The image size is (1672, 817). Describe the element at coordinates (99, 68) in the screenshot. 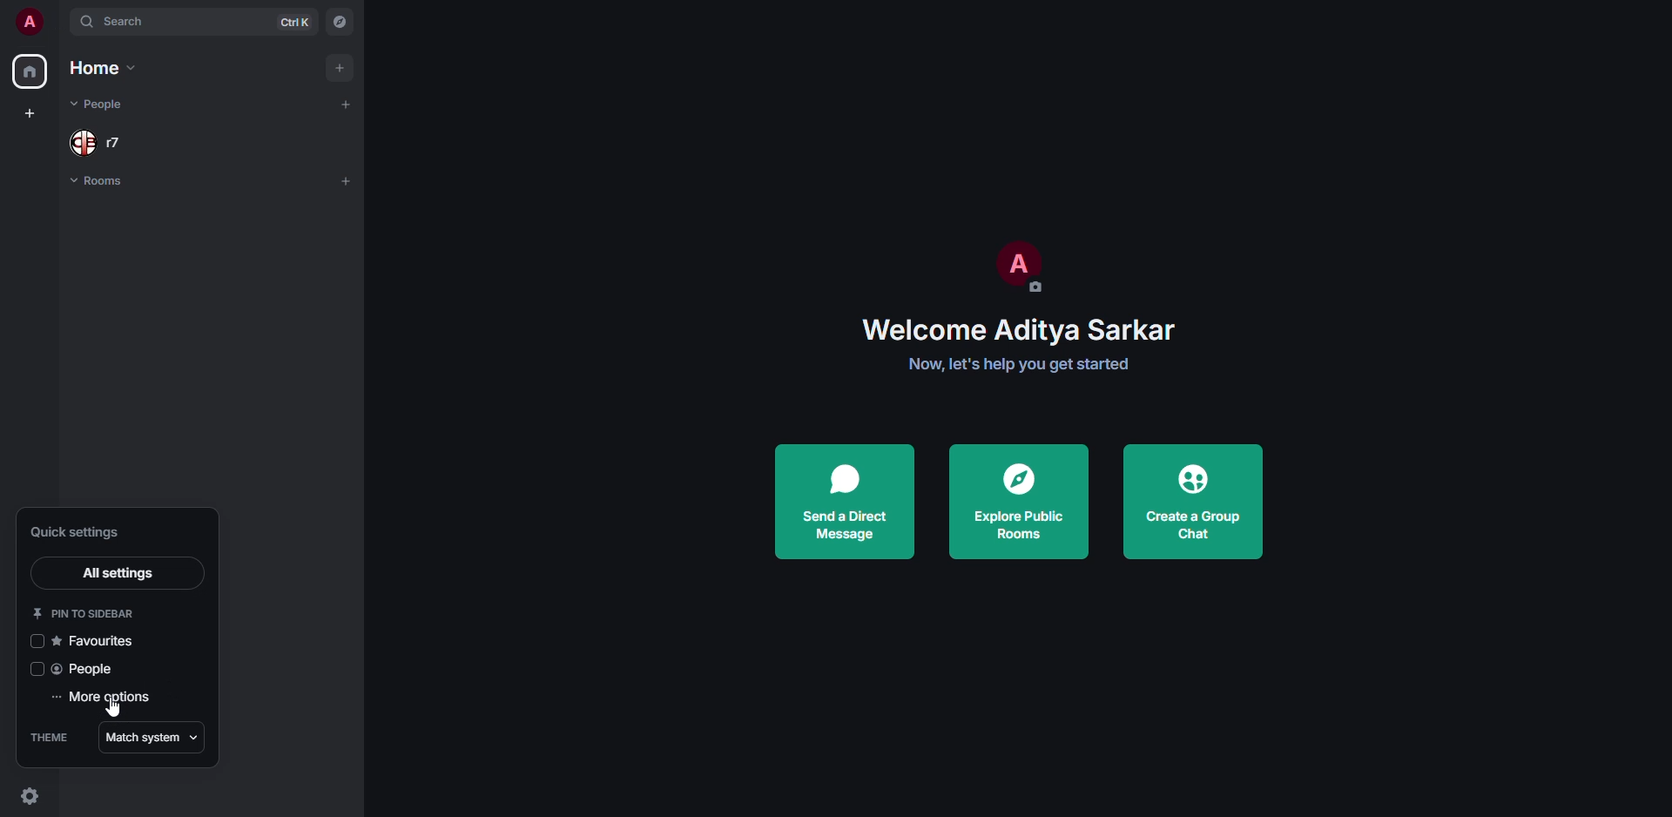

I see `home` at that location.